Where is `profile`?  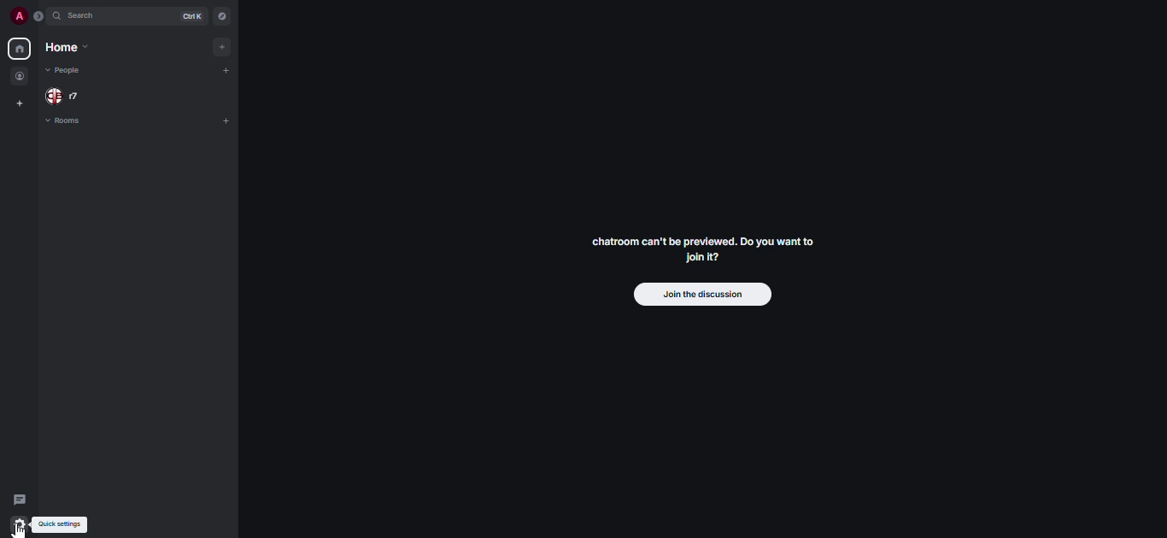
profile is located at coordinates (15, 18).